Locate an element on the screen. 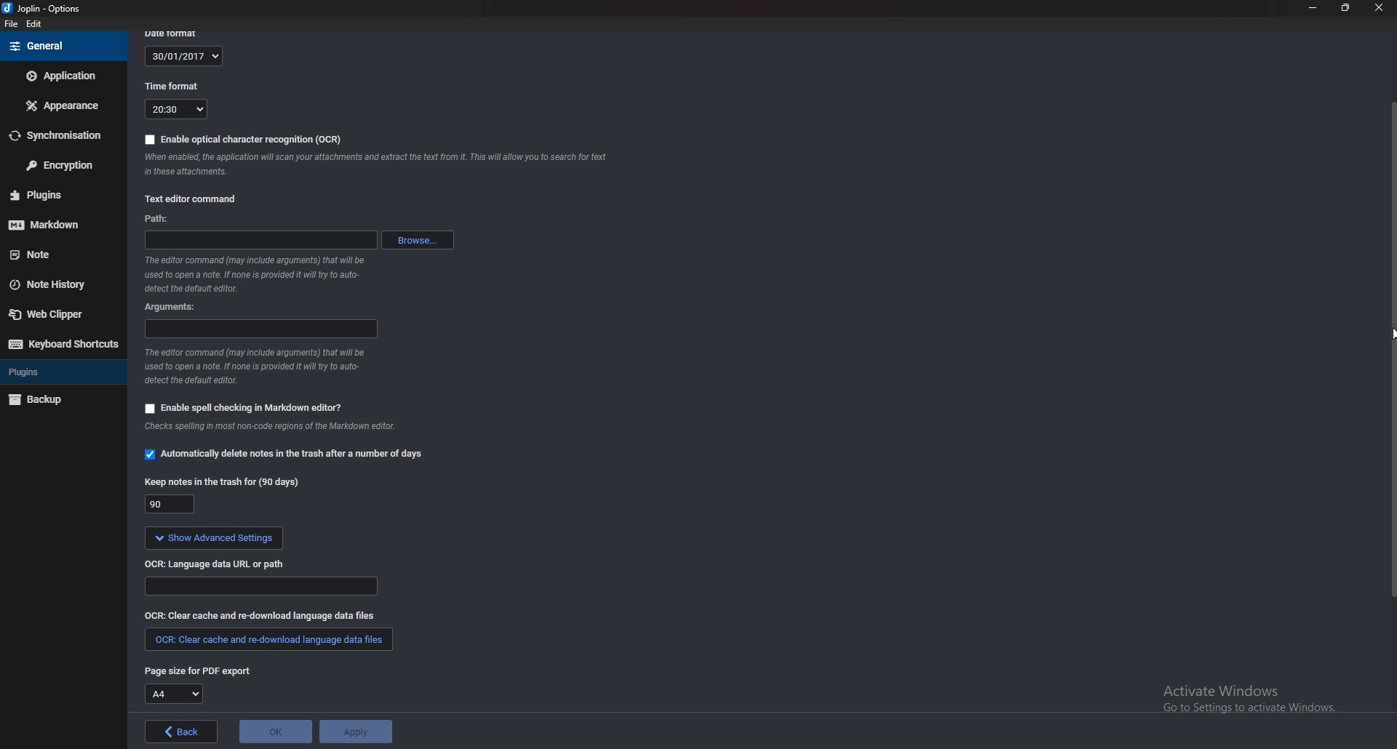  minimize is located at coordinates (1313, 9).